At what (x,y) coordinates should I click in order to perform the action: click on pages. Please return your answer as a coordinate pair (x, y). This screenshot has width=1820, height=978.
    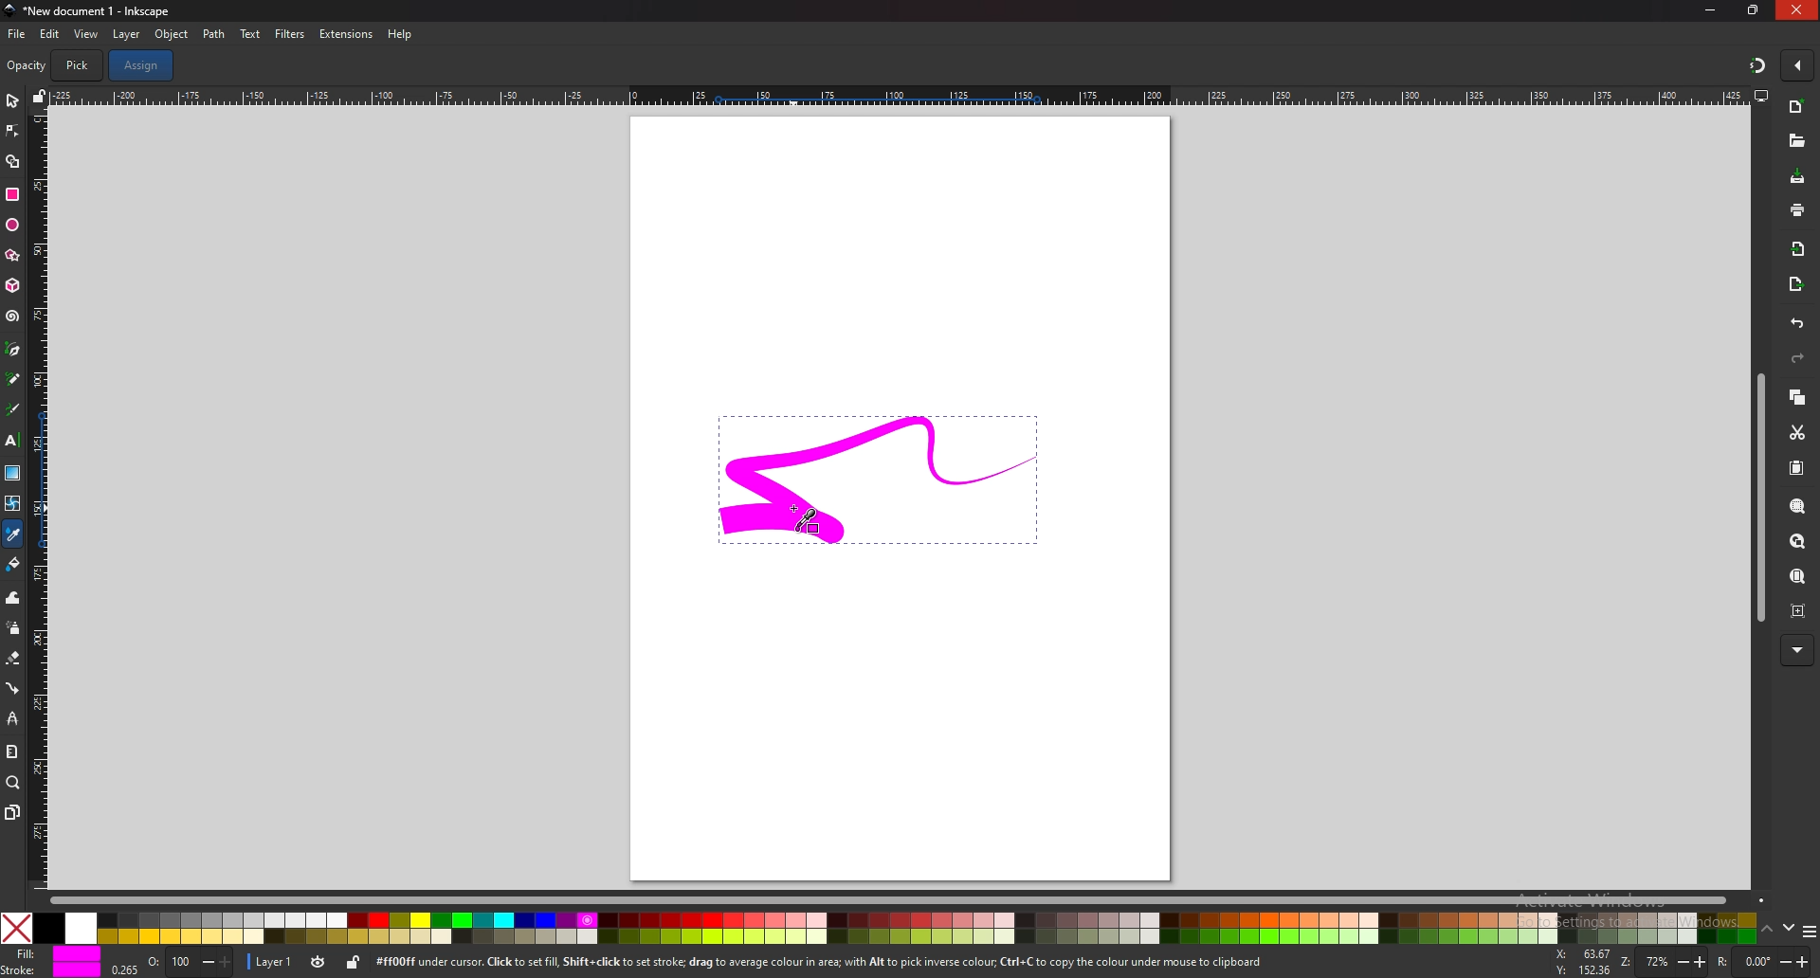
    Looking at the image, I should click on (12, 812).